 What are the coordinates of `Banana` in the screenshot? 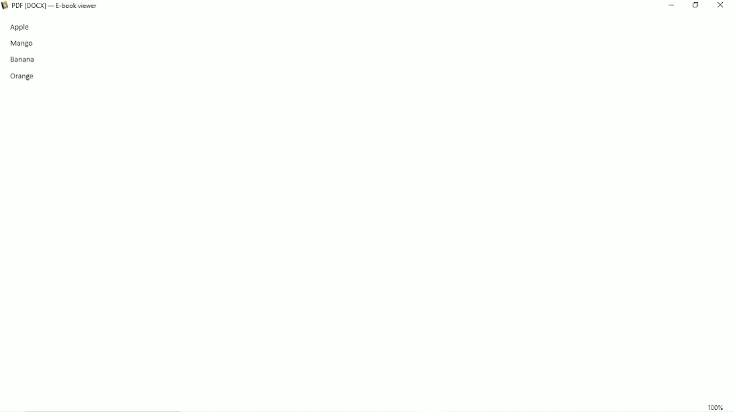 It's located at (24, 59).